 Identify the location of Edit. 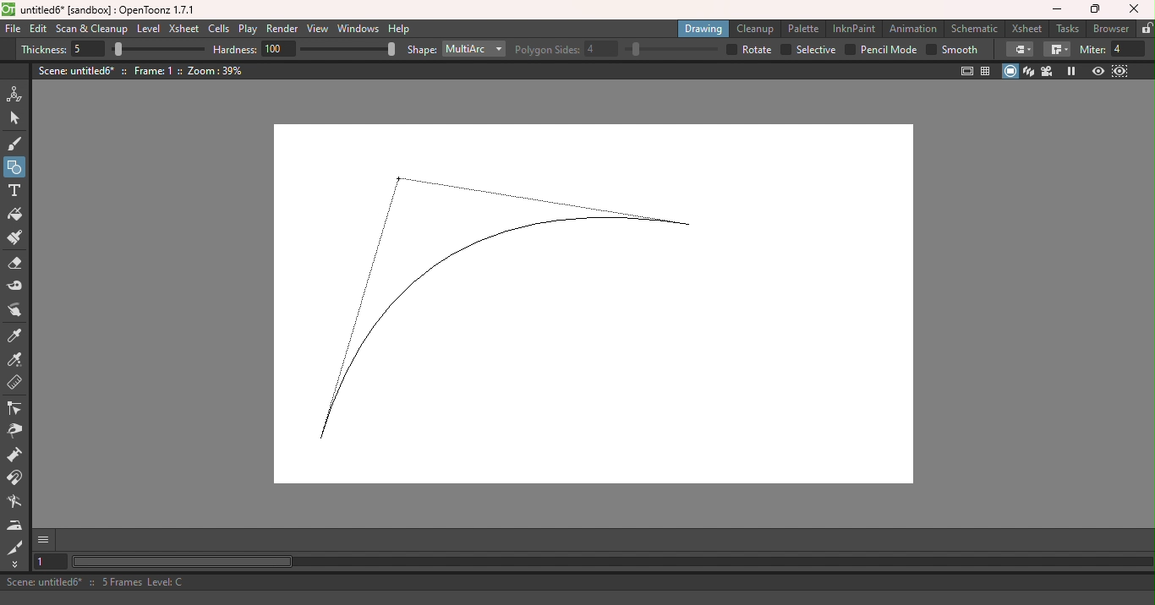
(38, 30).